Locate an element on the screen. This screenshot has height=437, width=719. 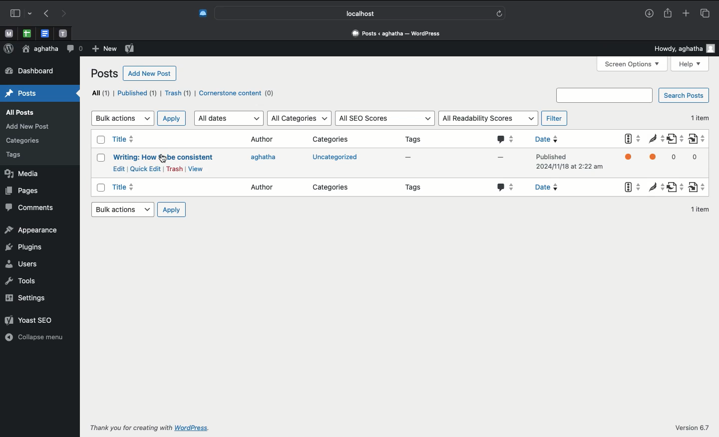
Outgoing links is located at coordinates (676, 141).